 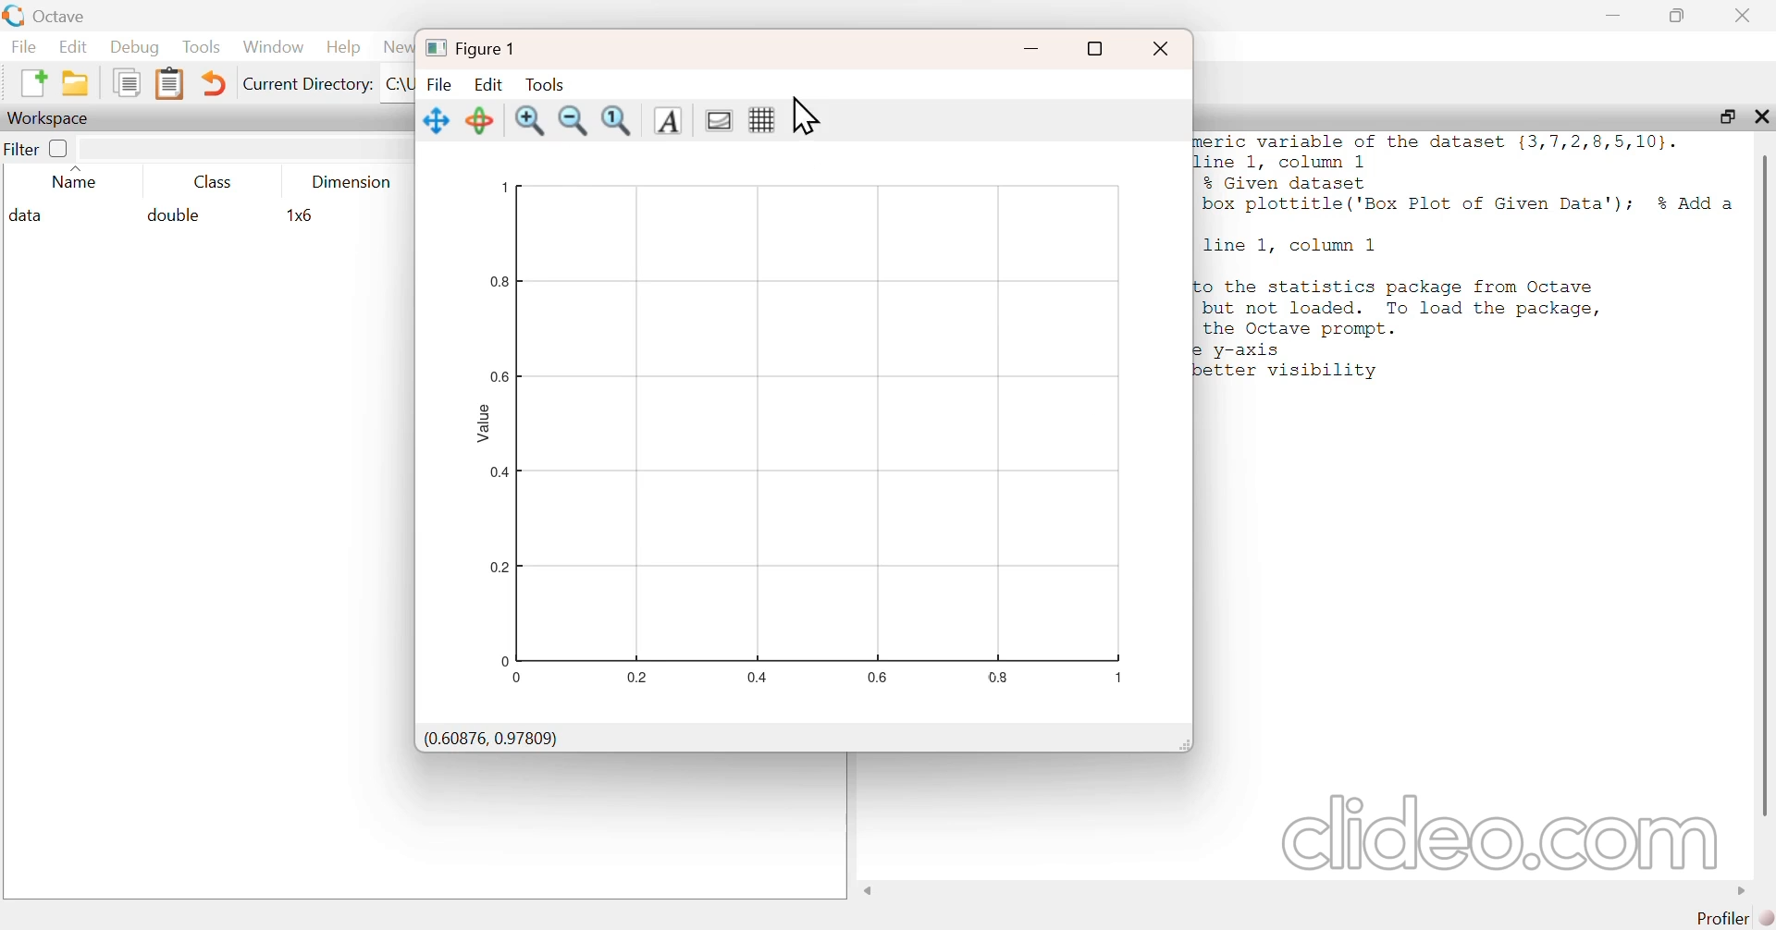 I want to click on Octave, so click(x=64, y=14).